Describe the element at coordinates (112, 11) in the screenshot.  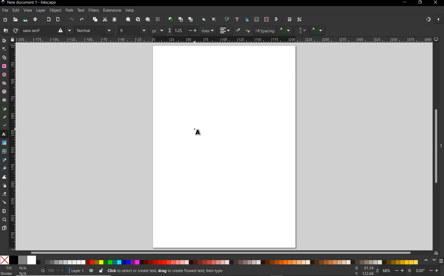
I see `extensions` at that location.